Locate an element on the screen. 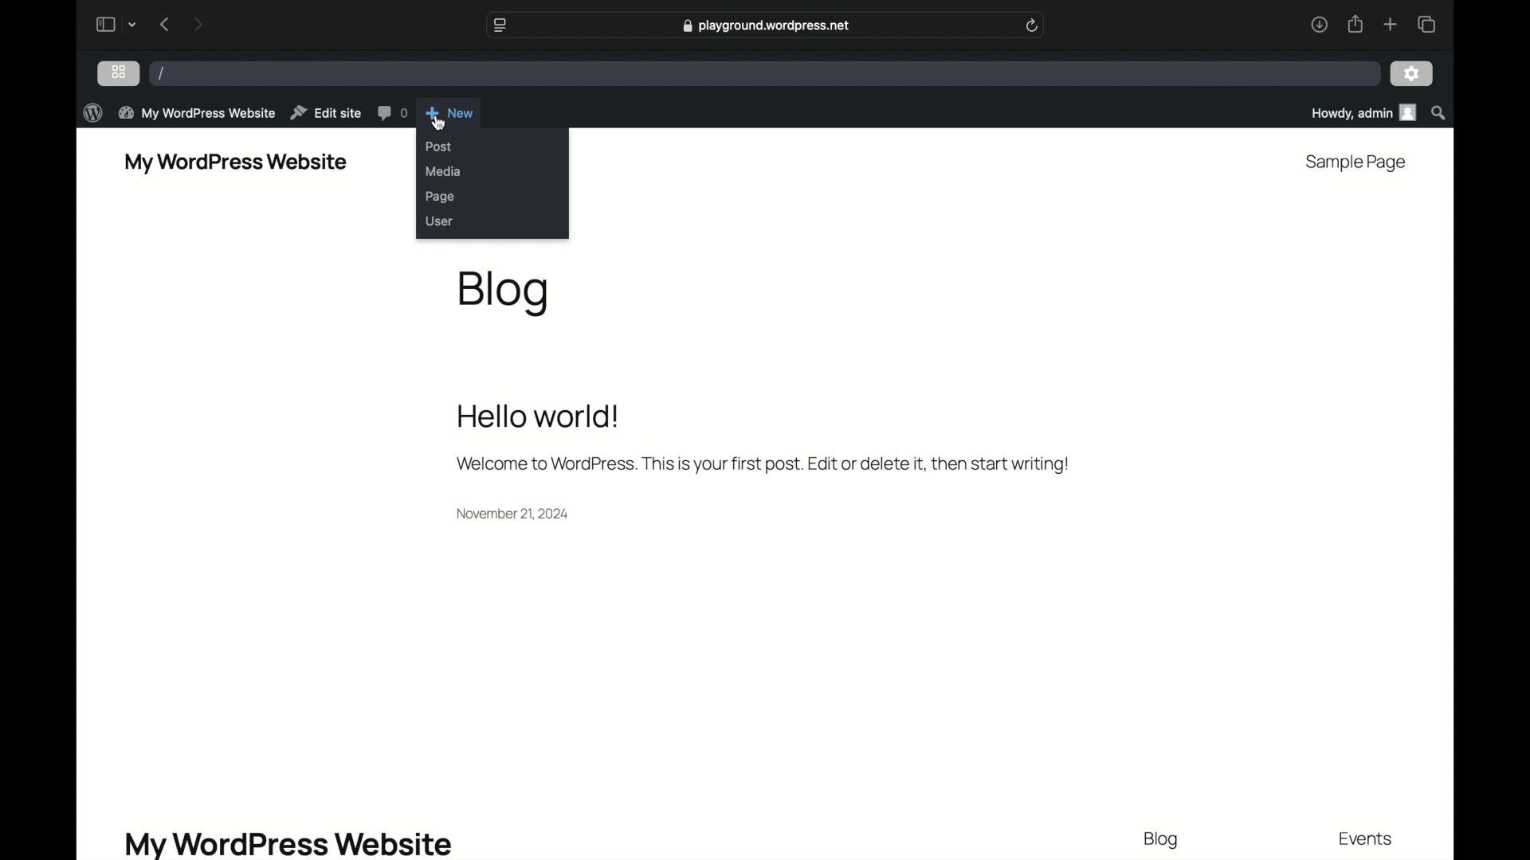 This screenshot has width=1530, height=860. ion view is located at coordinates (120, 72).